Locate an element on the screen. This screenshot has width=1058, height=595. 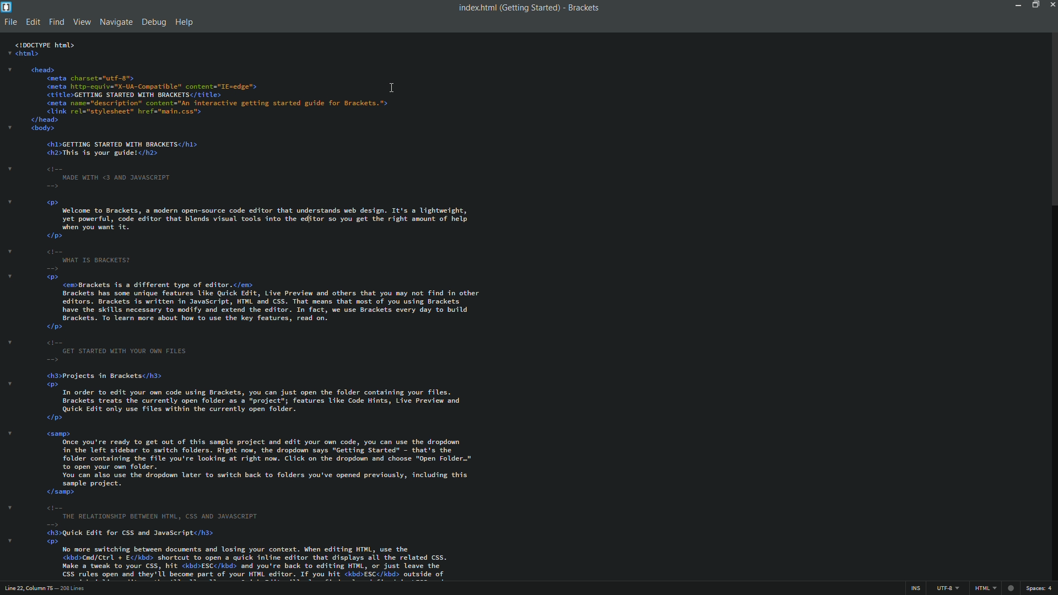
dropdown is located at coordinates (10, 127).